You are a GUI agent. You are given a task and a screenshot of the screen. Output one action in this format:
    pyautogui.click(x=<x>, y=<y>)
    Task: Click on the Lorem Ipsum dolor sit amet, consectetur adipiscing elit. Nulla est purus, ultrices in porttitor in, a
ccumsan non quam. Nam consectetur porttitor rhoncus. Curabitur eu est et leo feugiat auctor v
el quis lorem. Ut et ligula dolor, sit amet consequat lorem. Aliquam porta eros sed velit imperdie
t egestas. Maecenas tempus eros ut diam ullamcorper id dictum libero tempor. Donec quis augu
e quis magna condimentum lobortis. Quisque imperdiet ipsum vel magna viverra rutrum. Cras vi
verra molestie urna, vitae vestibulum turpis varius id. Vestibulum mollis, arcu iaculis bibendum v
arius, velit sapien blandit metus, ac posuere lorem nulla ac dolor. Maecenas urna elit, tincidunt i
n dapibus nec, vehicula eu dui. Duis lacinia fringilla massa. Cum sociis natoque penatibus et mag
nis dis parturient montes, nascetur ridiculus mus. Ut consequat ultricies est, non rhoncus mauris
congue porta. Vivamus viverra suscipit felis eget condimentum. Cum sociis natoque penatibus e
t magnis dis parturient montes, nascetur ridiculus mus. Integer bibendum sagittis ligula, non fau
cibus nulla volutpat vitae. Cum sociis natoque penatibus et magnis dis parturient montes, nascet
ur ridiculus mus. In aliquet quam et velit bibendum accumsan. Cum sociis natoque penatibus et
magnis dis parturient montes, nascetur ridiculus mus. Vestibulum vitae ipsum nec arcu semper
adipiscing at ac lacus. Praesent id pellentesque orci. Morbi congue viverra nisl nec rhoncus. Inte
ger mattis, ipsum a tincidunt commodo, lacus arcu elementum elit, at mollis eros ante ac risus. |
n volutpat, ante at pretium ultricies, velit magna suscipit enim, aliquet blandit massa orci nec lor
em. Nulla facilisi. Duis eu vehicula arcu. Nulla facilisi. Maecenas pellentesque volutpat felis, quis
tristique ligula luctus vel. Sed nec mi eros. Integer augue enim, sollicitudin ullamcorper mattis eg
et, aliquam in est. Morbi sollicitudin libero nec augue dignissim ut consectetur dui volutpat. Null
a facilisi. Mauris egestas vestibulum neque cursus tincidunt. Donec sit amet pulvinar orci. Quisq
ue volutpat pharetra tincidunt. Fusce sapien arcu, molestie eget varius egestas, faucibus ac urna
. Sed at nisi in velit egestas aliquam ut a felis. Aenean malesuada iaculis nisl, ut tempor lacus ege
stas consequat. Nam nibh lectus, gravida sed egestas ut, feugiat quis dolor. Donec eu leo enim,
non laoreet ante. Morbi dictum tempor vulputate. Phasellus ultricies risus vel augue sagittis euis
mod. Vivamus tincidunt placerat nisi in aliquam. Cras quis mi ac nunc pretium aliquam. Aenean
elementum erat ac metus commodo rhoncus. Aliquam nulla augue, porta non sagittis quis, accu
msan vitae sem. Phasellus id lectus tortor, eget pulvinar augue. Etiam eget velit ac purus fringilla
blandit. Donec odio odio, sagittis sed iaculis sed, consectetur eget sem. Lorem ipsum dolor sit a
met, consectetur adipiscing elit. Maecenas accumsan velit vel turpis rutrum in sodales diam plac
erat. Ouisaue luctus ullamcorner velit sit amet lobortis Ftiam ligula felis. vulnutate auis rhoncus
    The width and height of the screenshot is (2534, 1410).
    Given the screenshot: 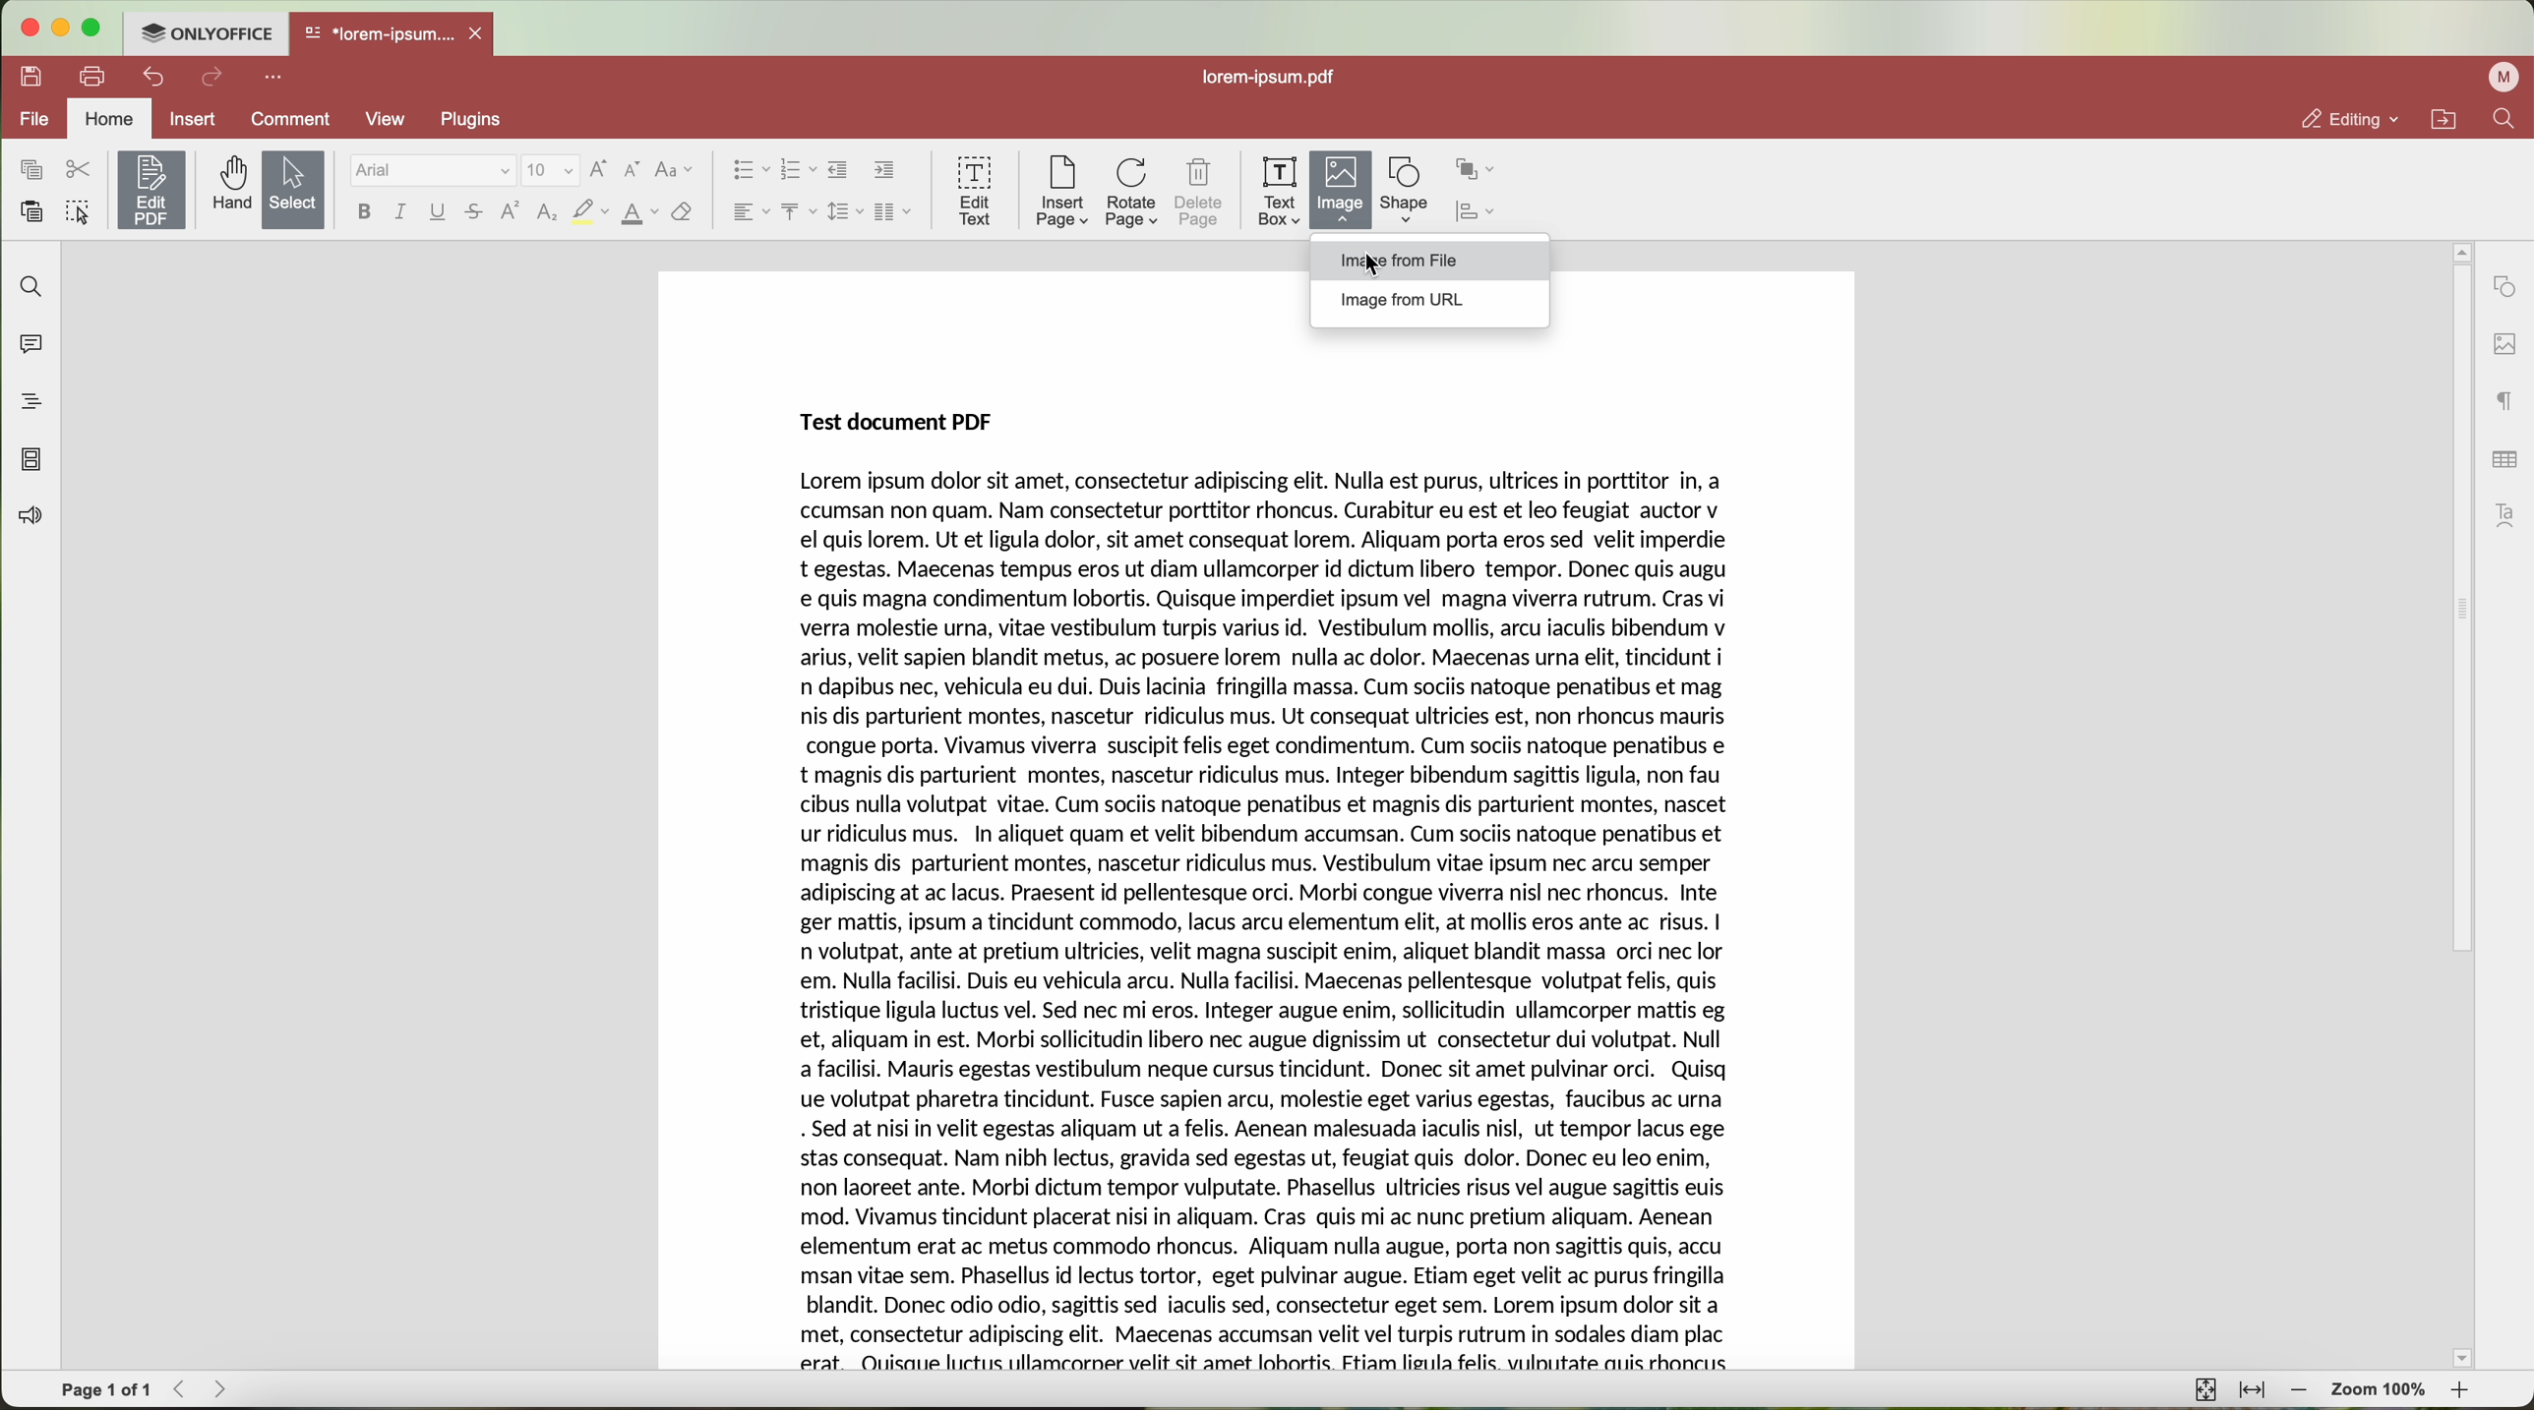 What is the action you would take?
    pyautogui.click(x=1272, y=924)
    